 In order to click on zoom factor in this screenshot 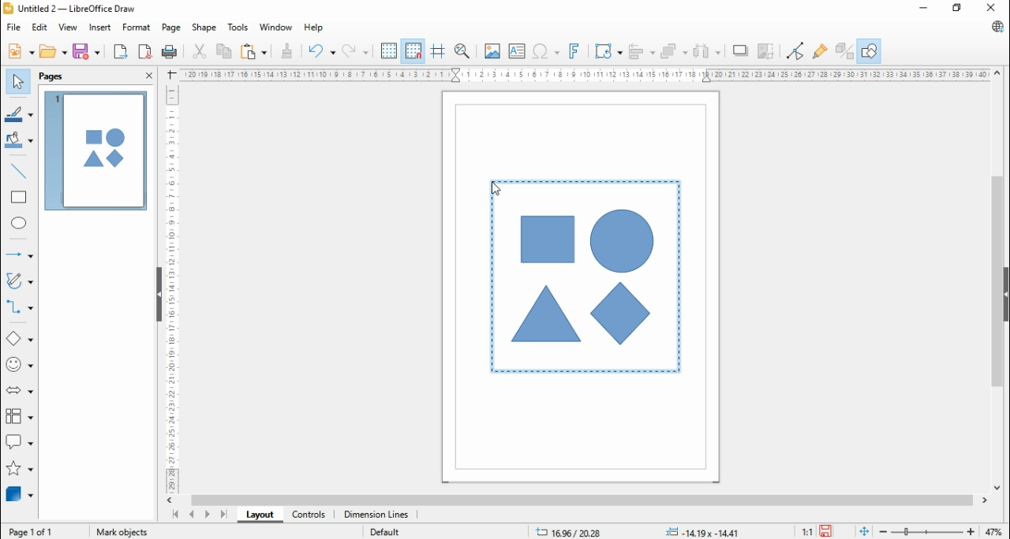, I will do `click(994, 530)`.